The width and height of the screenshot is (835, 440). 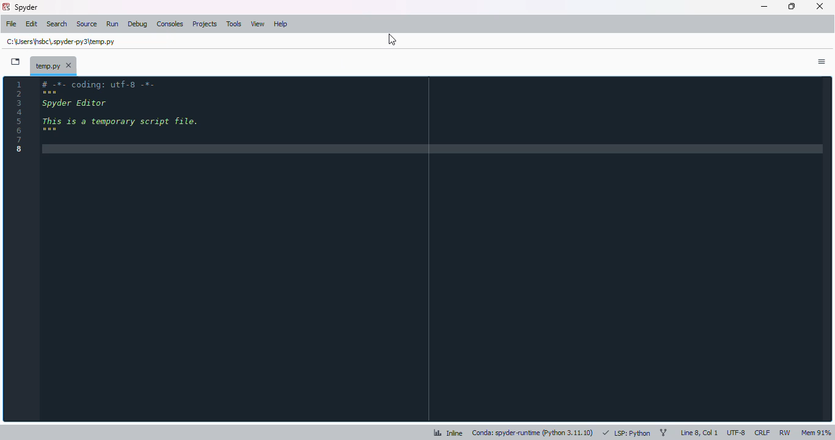 What do you see at coordinates (27, 7) in the screenshot?
I see `spyder` at bounding box center [27, 7].